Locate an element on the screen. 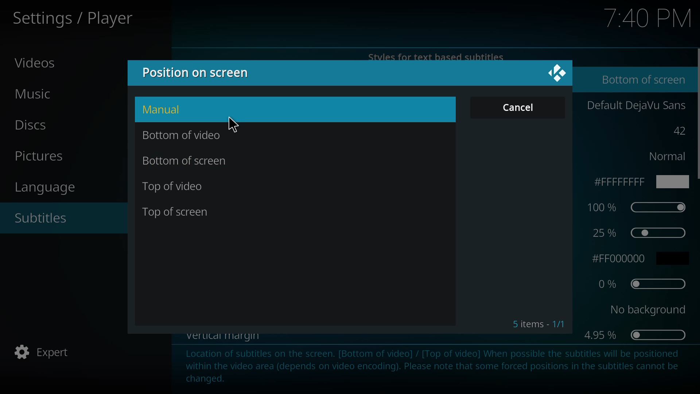 The width and height of the screenshot is (700, 394). time is located at coordinates (647, 19).